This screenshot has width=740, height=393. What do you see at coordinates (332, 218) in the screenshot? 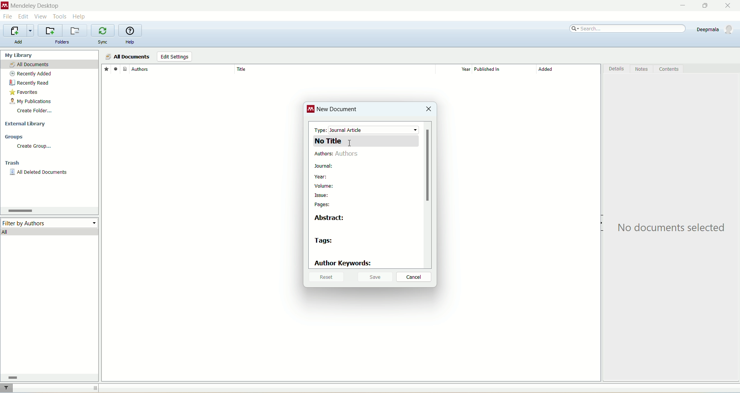
I see `abstract` at bounding box center [332, 218].